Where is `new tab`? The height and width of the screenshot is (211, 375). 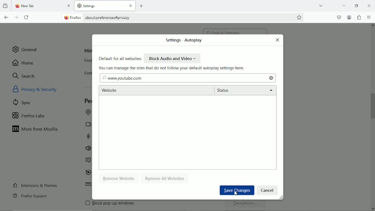
new tab is located at coordinates (33, 6).